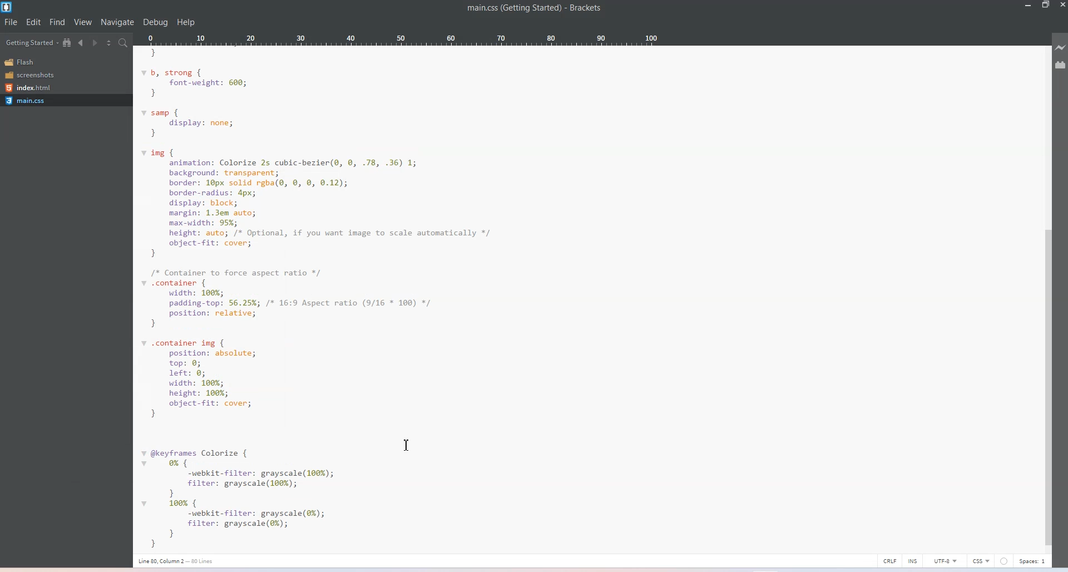  Describe the element at coordinates (946, 561) in the screenshot. I see `UTF-8` at that location.